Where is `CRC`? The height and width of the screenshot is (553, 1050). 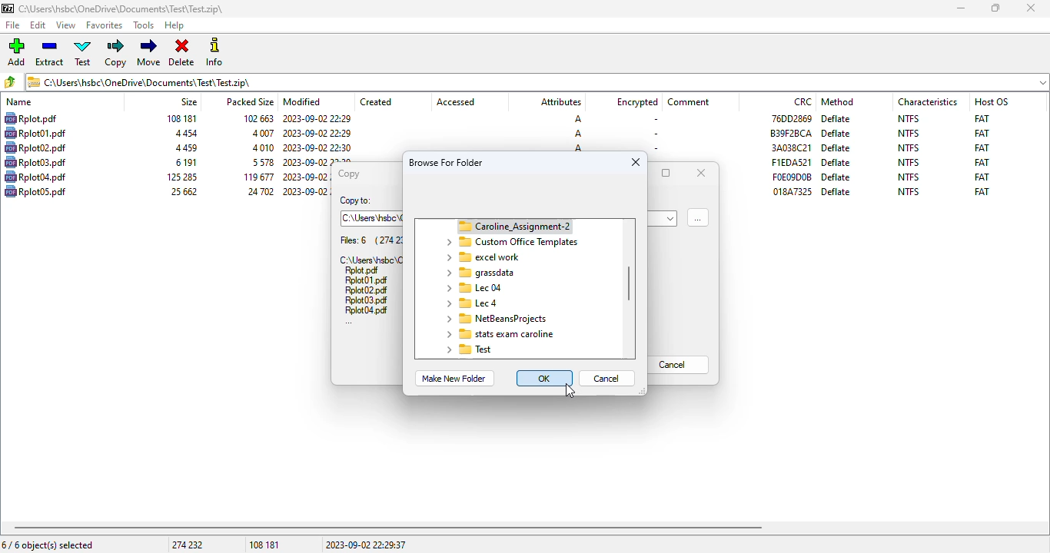
CRC is located at coordinates (790, 118).